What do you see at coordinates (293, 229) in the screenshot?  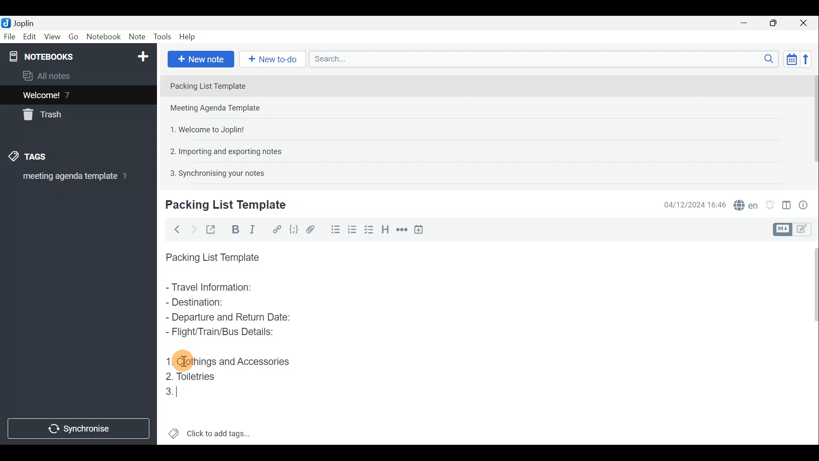 I see `Code` at bounding box center [293, 229].